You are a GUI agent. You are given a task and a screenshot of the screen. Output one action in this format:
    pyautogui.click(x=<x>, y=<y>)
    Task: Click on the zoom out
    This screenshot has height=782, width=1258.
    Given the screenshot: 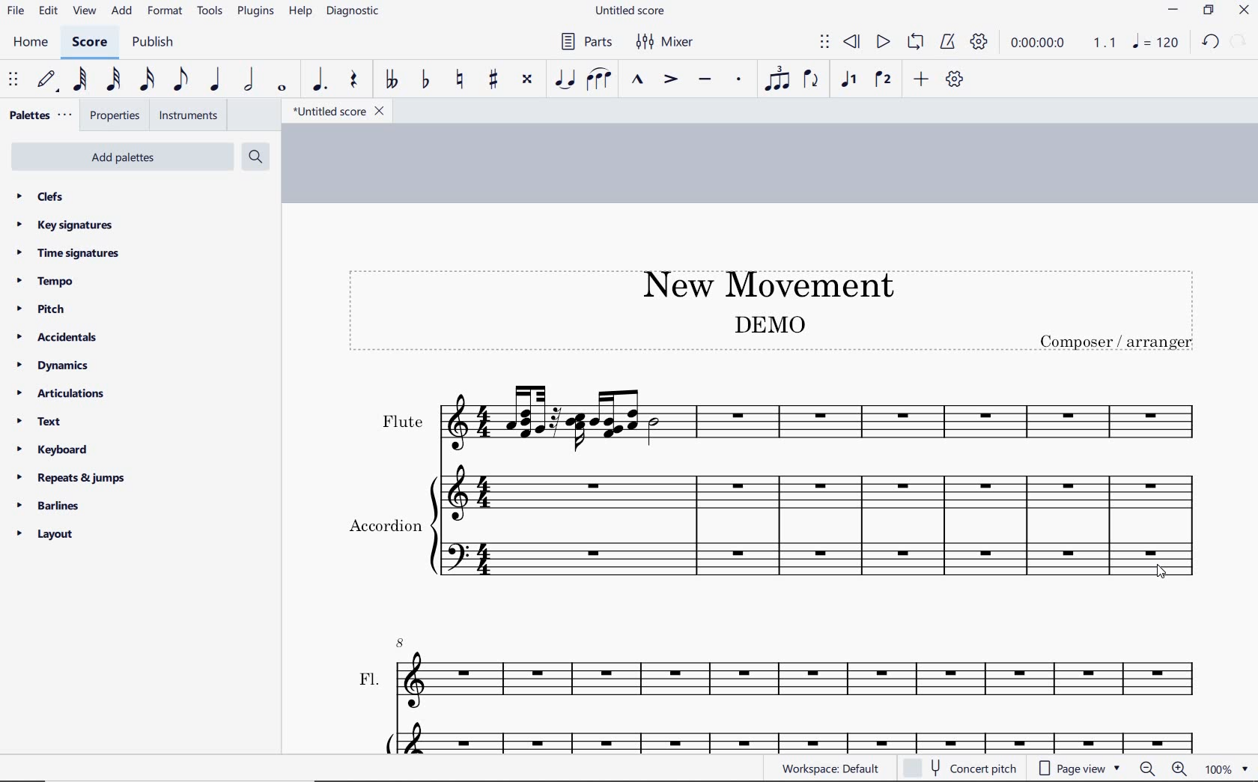 What is the action you would take?
    pyautogui.click(x=1149, y=769)
    